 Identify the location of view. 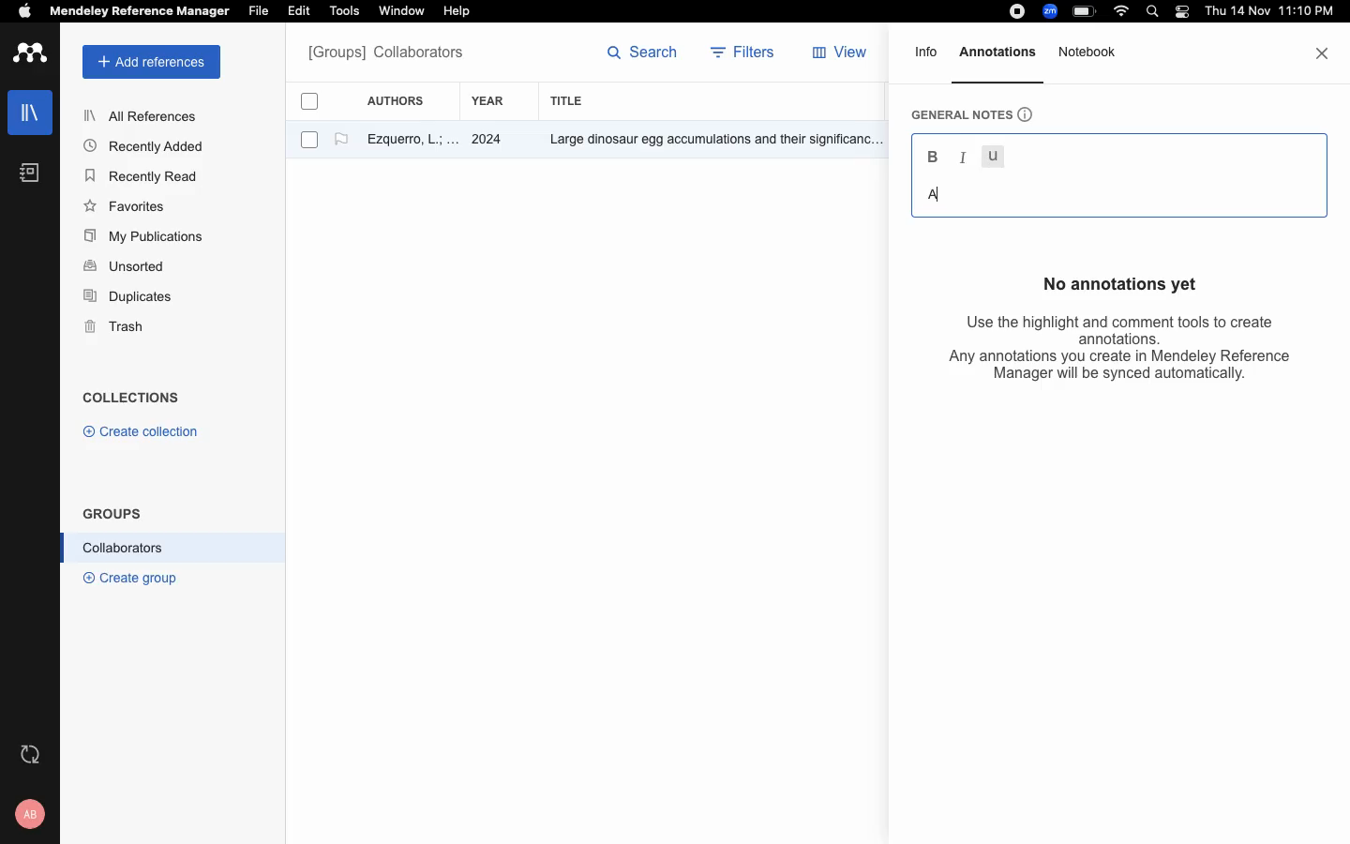
(844, 56).